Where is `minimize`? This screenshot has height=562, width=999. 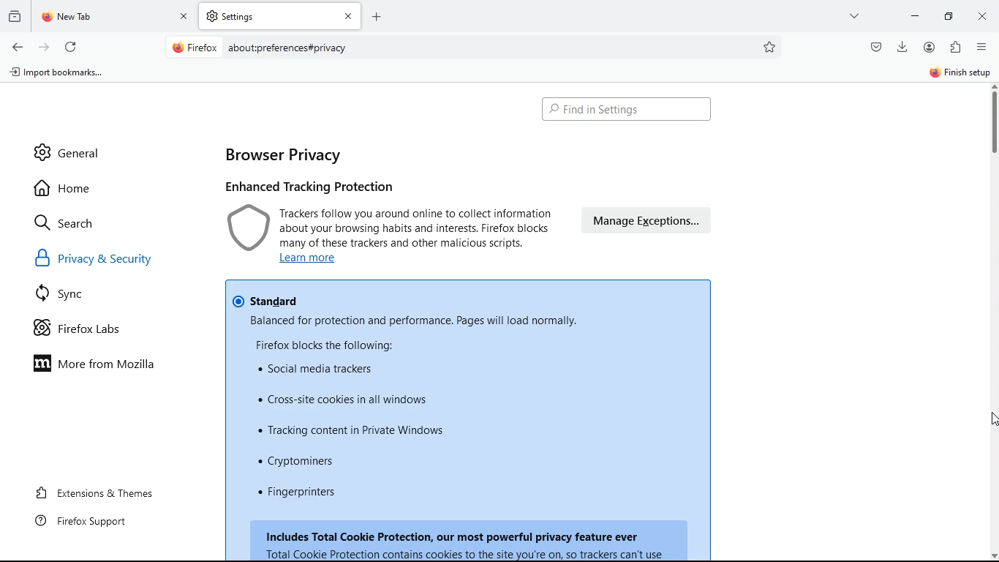
minimize is located at coordinates (952, 15).